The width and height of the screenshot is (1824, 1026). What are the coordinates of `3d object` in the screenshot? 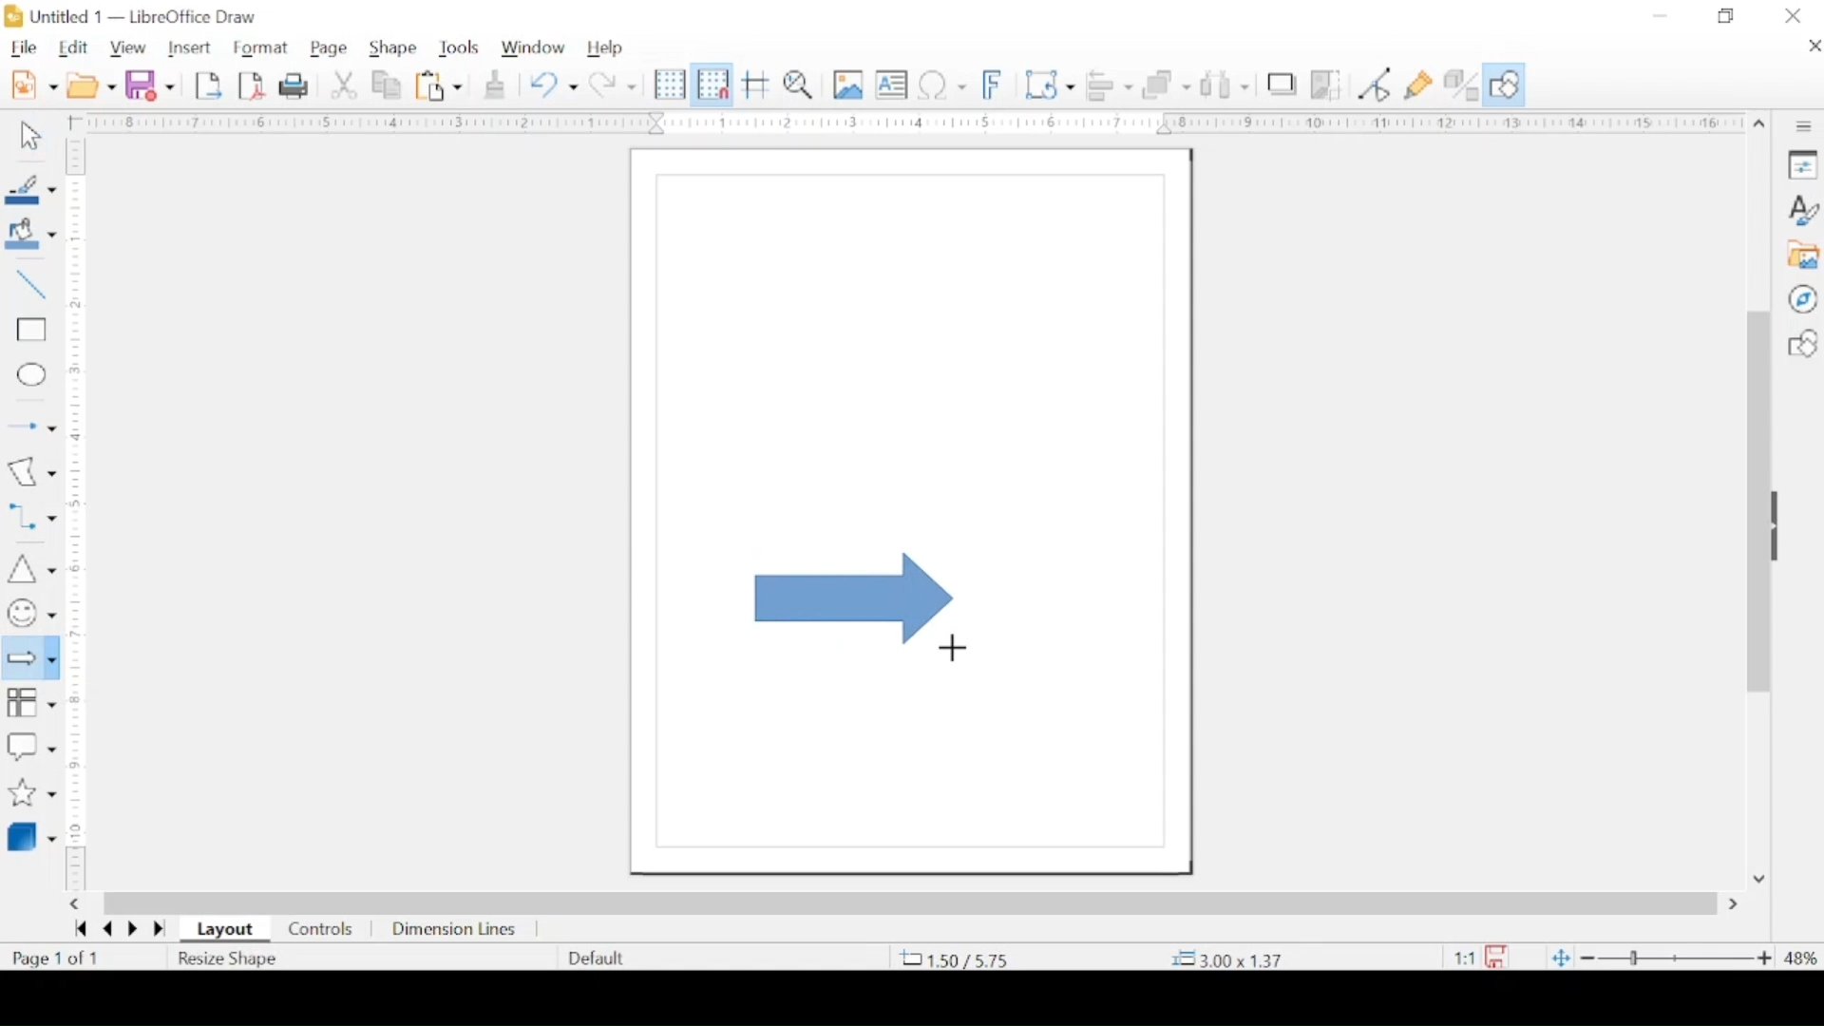 It's located at (33, 836).